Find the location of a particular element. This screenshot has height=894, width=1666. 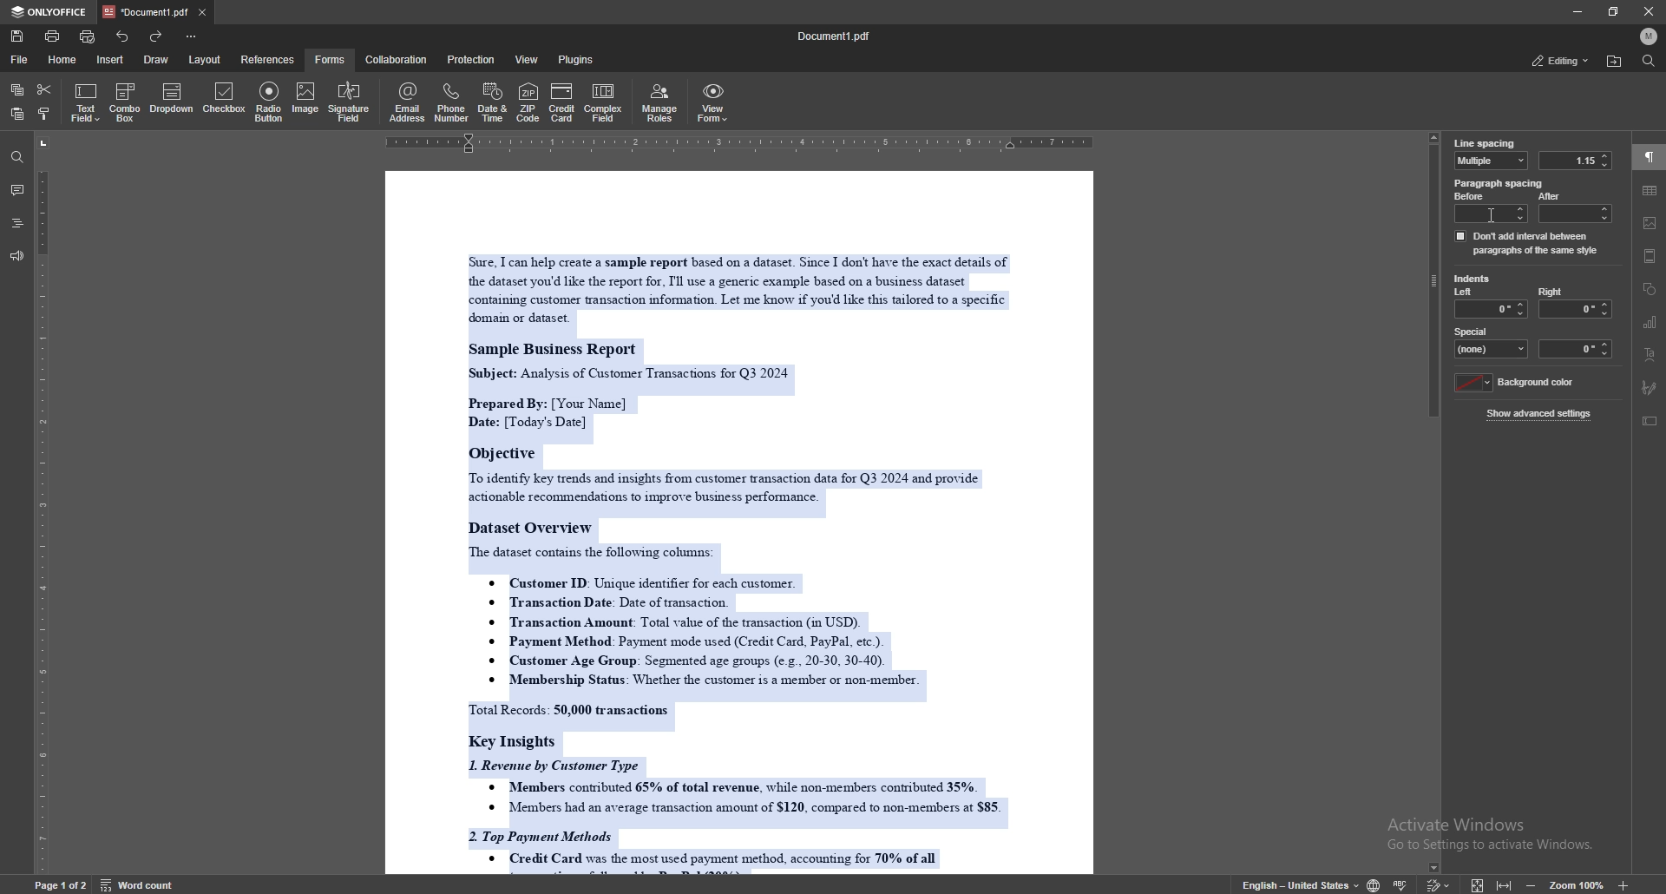

line spacing type is located at coordinates (1492, 161).